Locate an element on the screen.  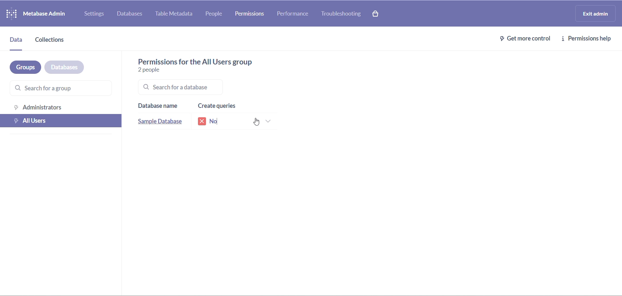
number of people in group is located at coordinates (156, 70).